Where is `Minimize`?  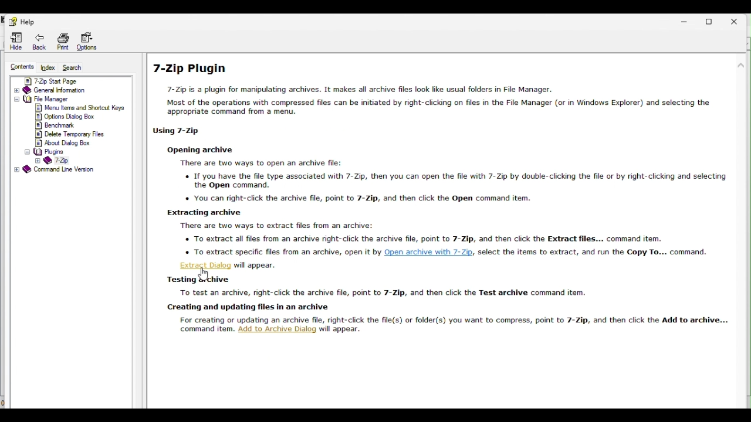
Minimize is located at coordinates (685, 21).